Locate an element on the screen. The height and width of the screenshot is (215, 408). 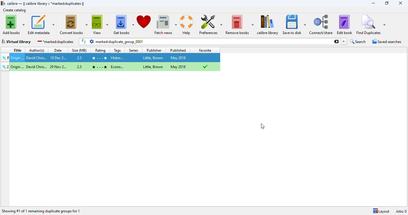
convert books is located at coordinates (73, 25).